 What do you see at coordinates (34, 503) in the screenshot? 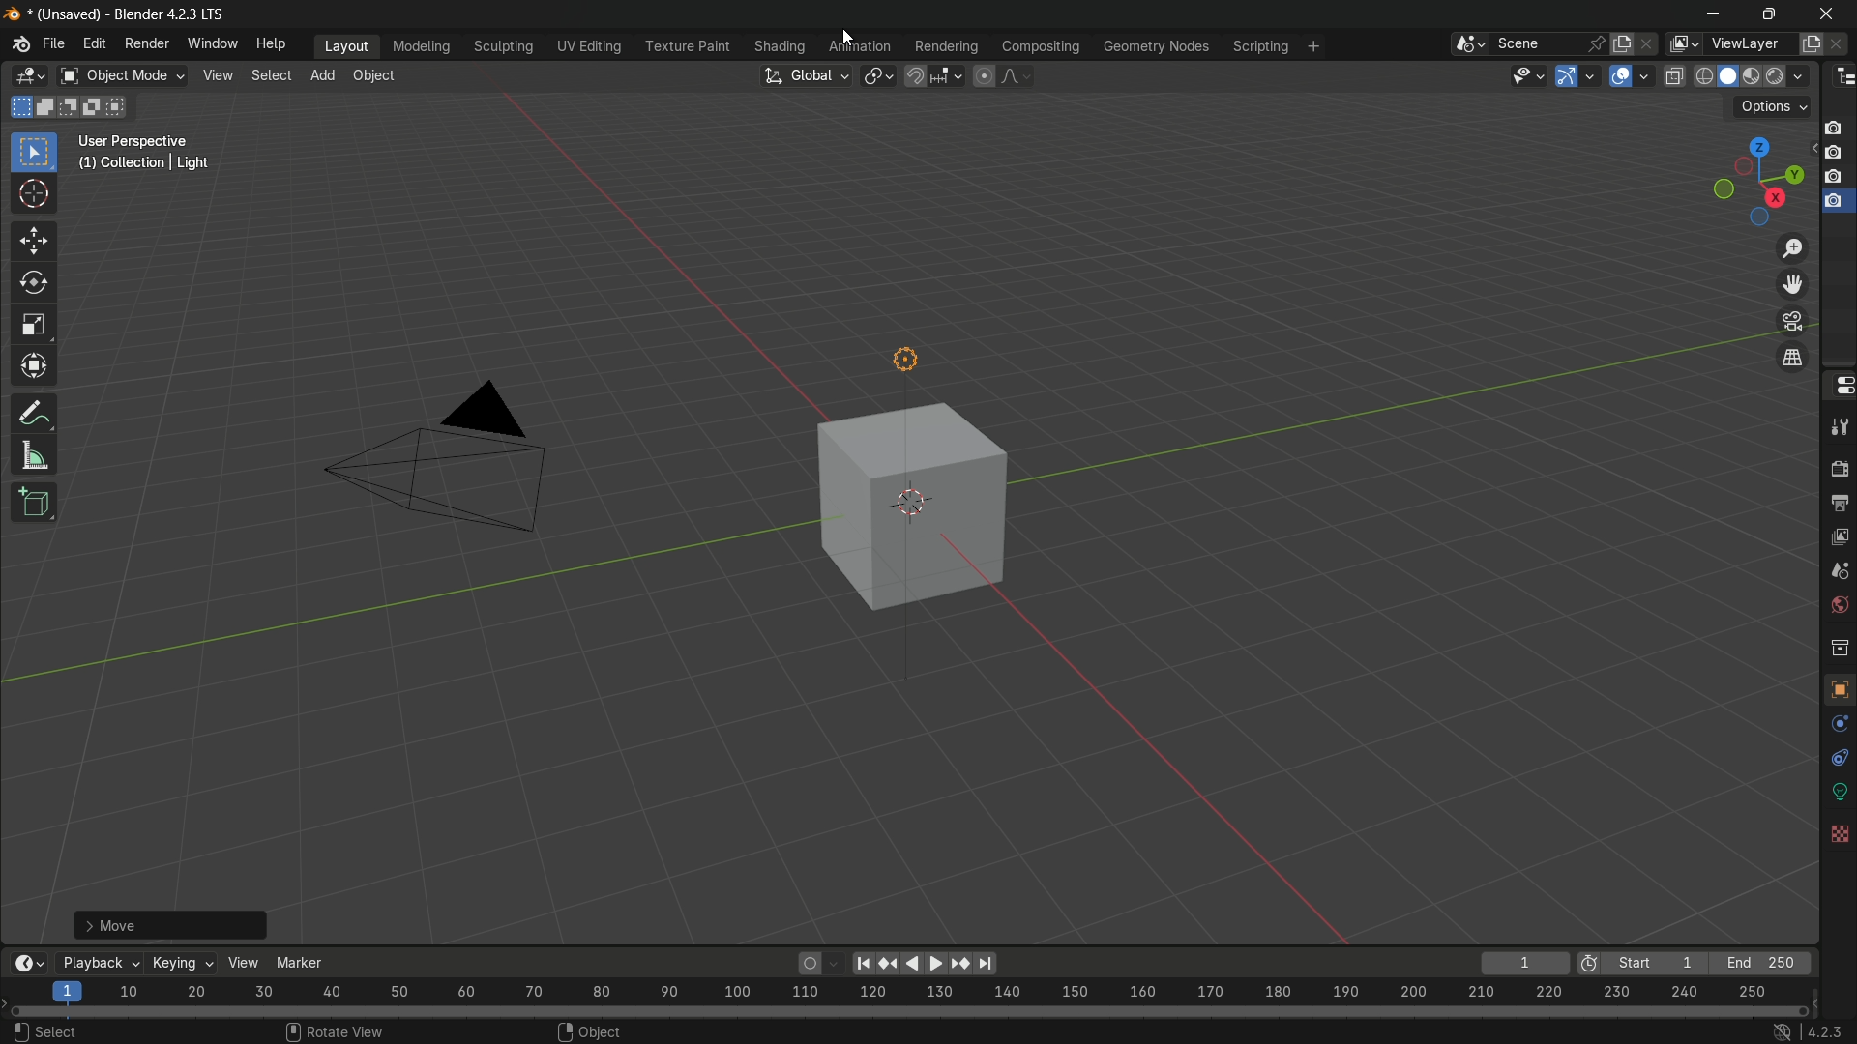
I see `add cube` at bounding box center [34, 503].